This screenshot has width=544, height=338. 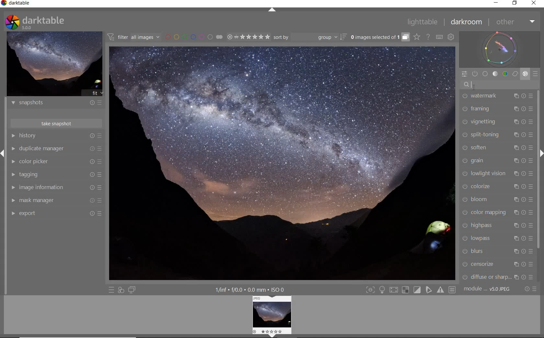 What do you see at coordinates (466, 74) in the screenshot?
I see `QUICK ACCESS PANEL` at bounding box center [466, 74].